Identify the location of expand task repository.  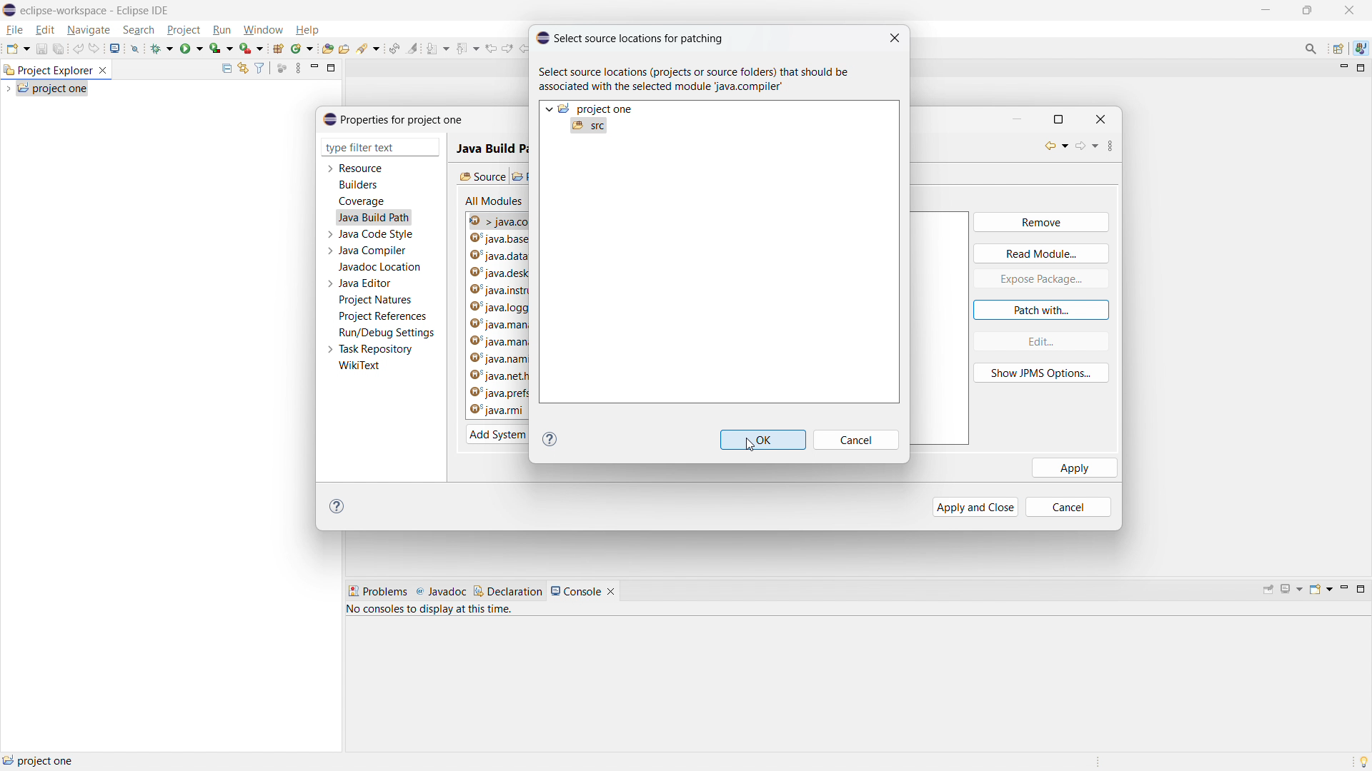
(329, 351).